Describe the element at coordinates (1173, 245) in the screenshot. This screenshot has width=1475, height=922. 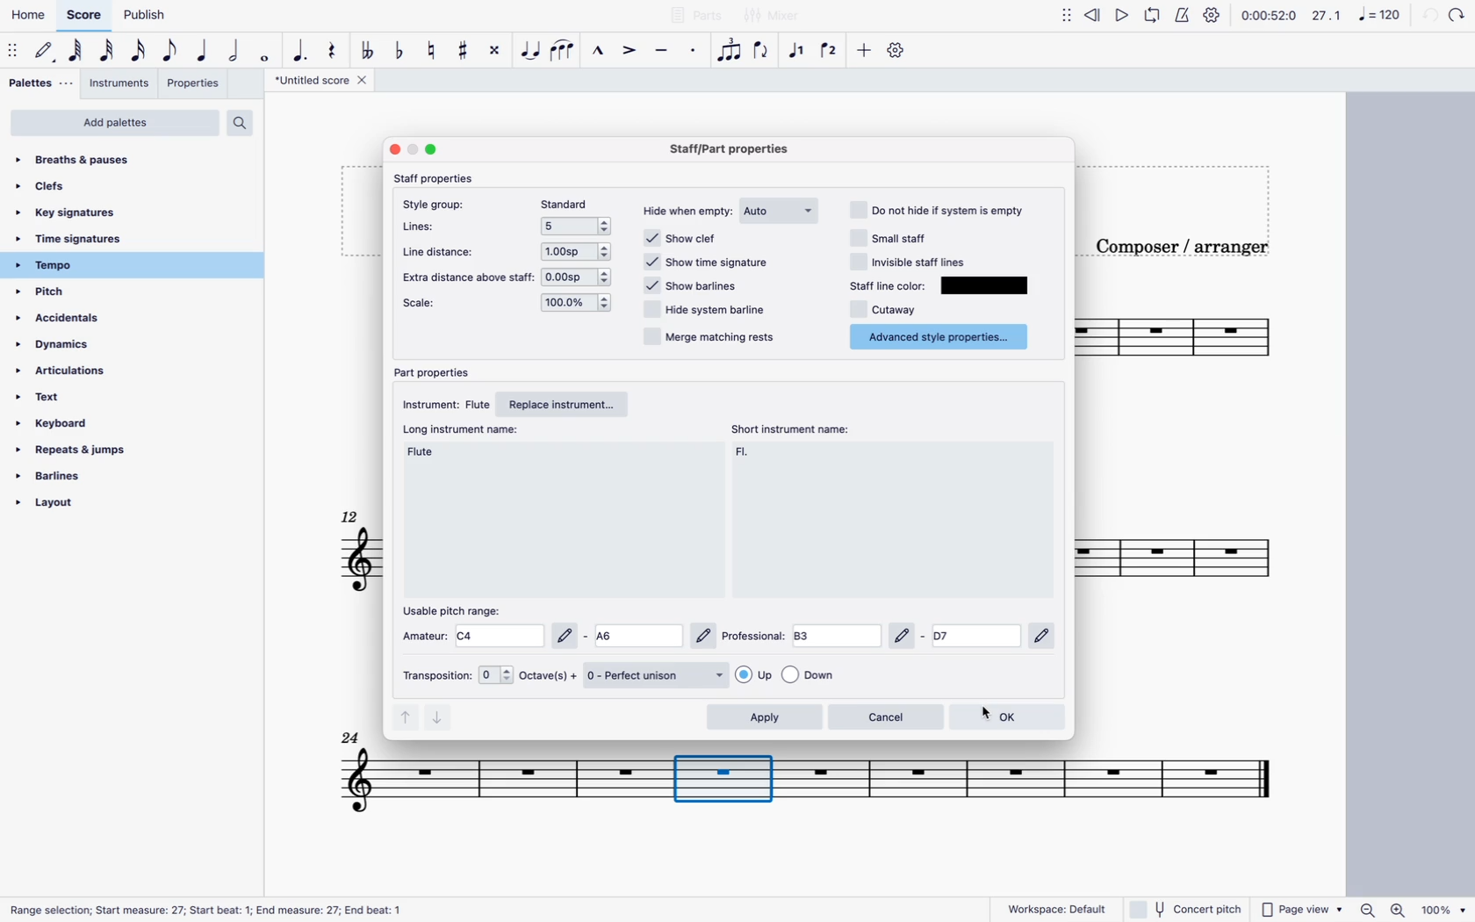
I see `composer / arranger` at that location.